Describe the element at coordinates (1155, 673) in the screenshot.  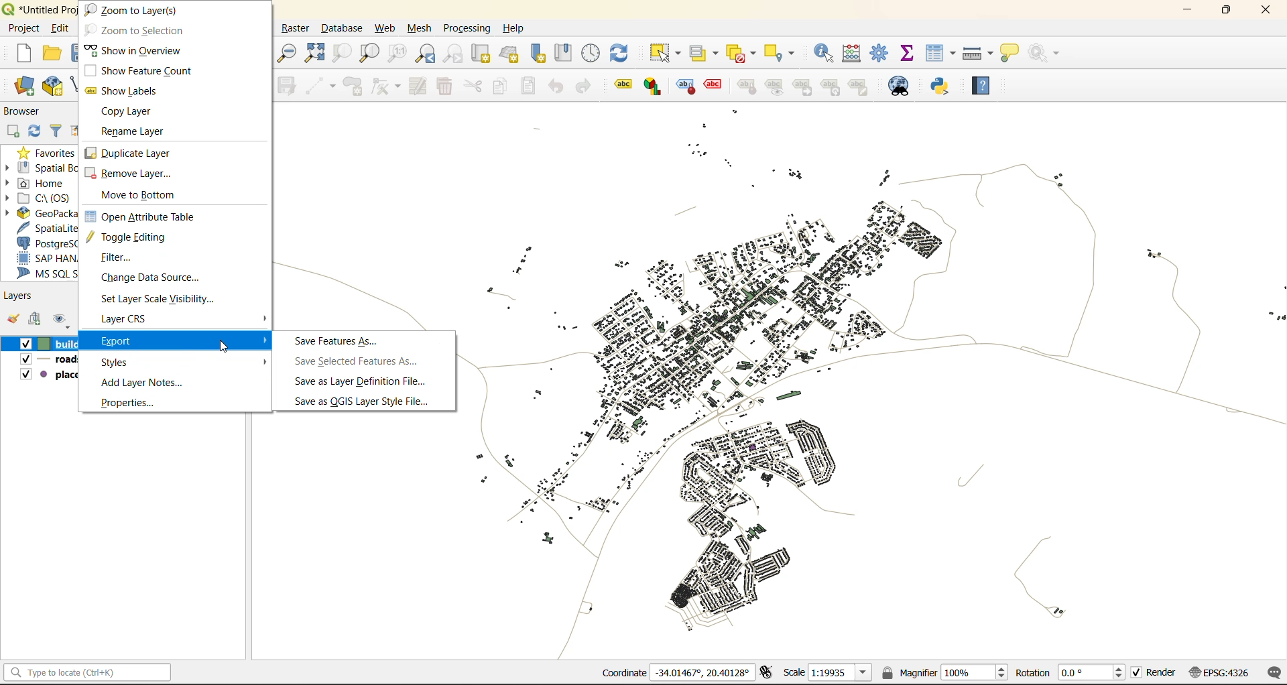
I see `render` at that location.